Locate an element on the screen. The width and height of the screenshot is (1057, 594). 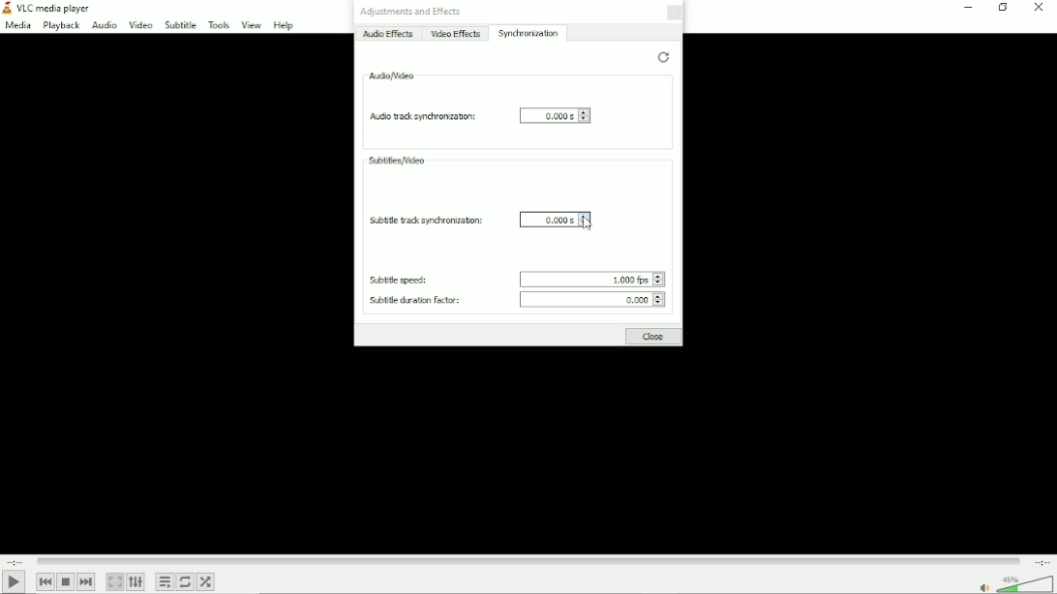
play is located at coordinates (14, 581).